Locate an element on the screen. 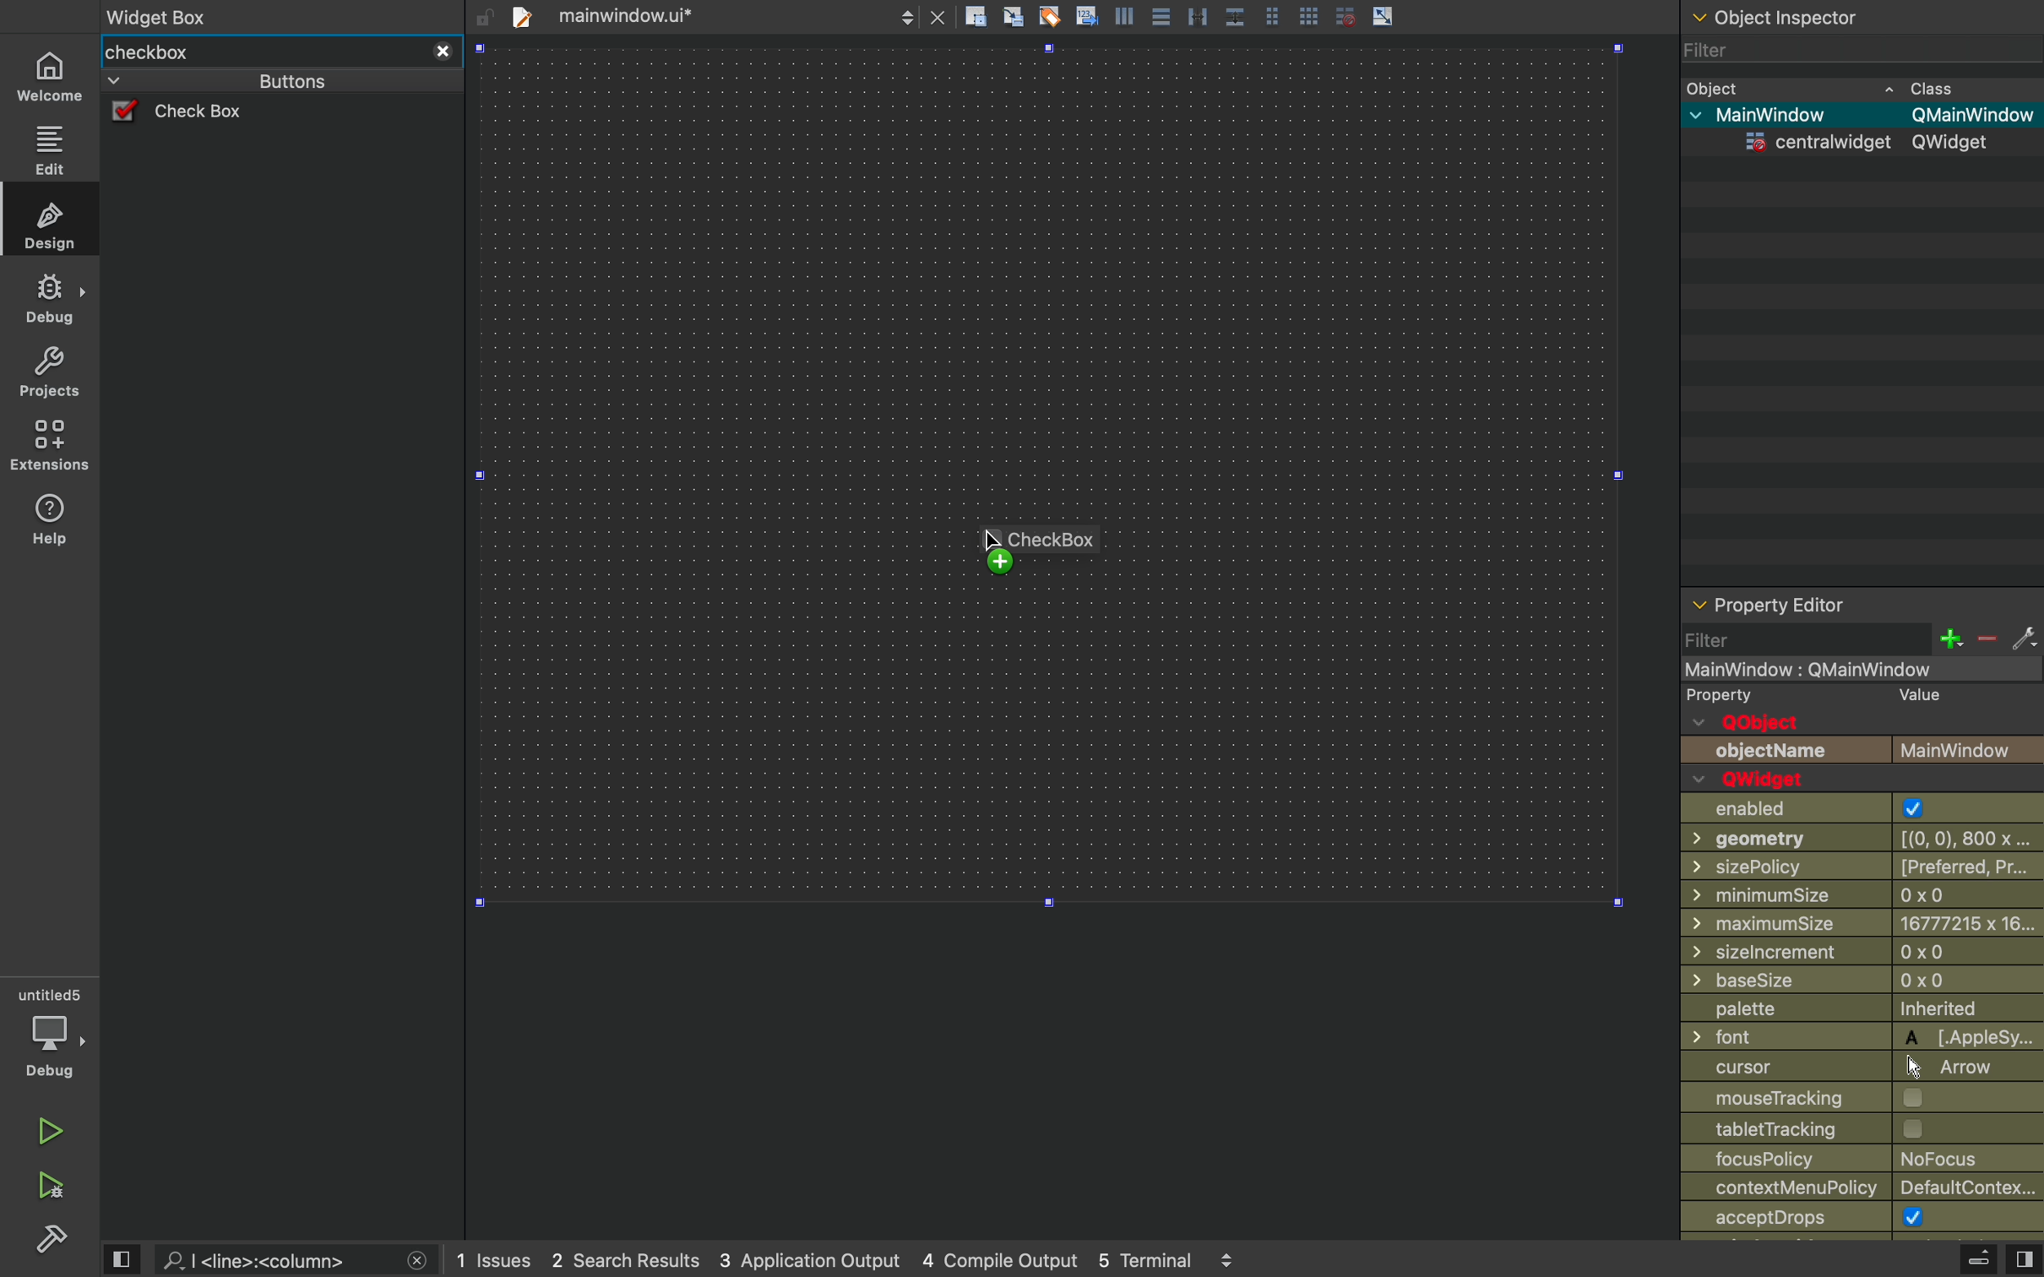 This screenshot has height=1277, width=2044. filter is located at coordinates (1806, 638).